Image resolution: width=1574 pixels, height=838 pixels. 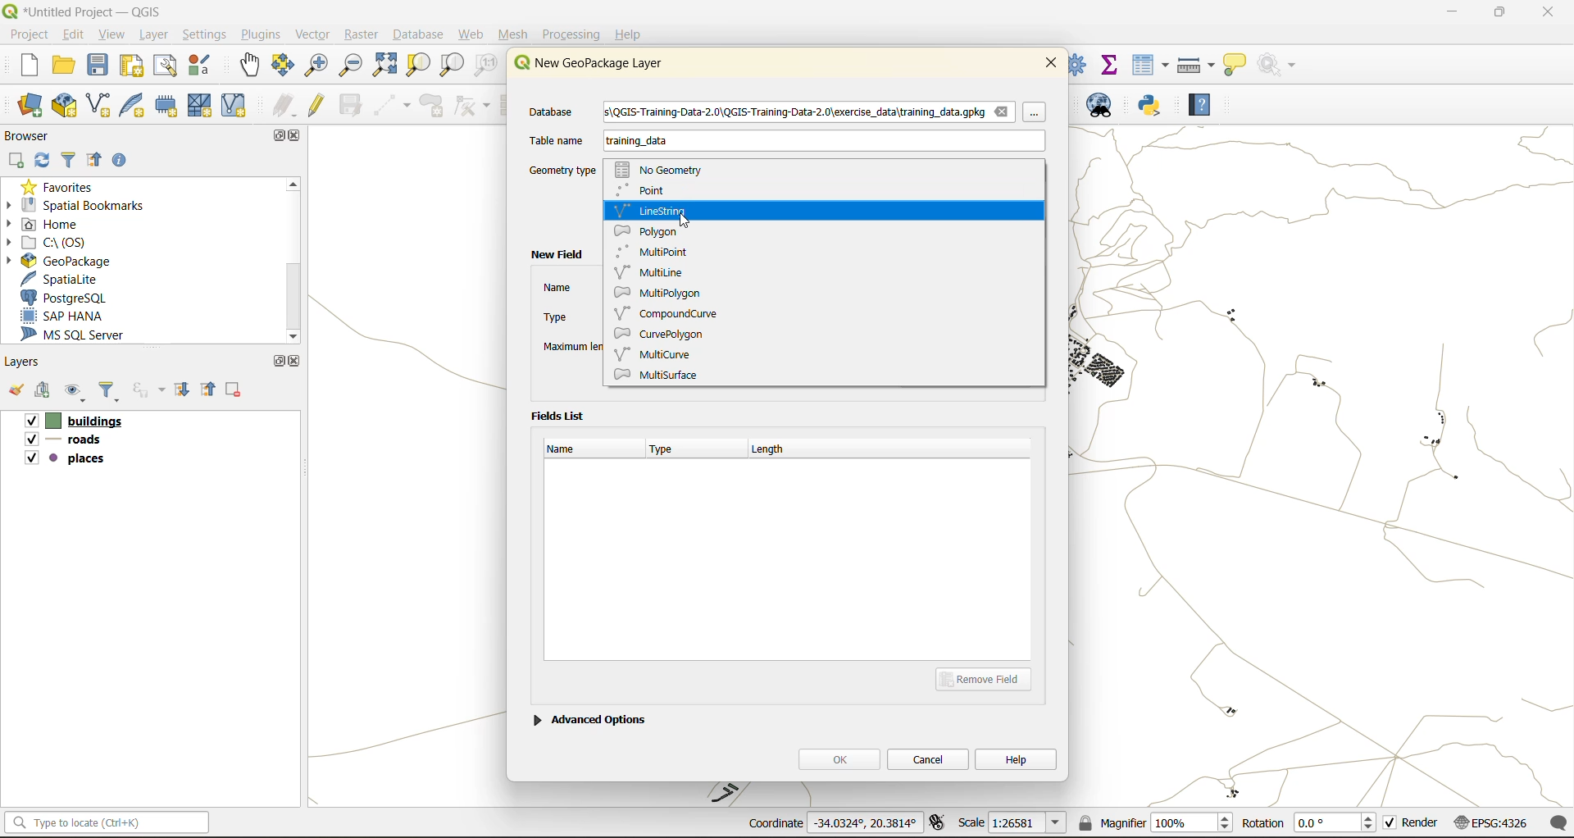 What do you see at coordinates (168, 107) in the screenshot?
I see `temporary scratch layer` at bounding box center [168, 107].